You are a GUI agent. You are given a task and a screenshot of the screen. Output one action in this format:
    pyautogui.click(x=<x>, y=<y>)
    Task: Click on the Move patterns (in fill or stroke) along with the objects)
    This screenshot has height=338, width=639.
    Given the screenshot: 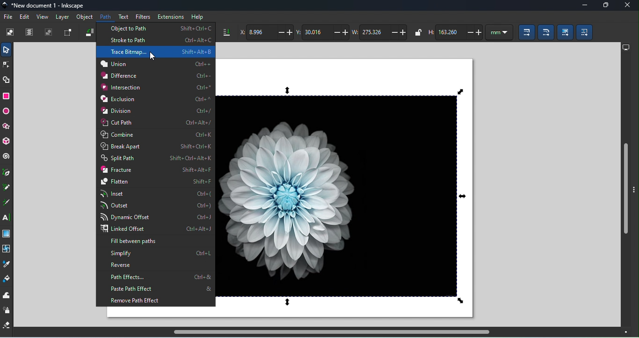 What is the action you would take?
    pyautogui.click(x=586, y=33)
    